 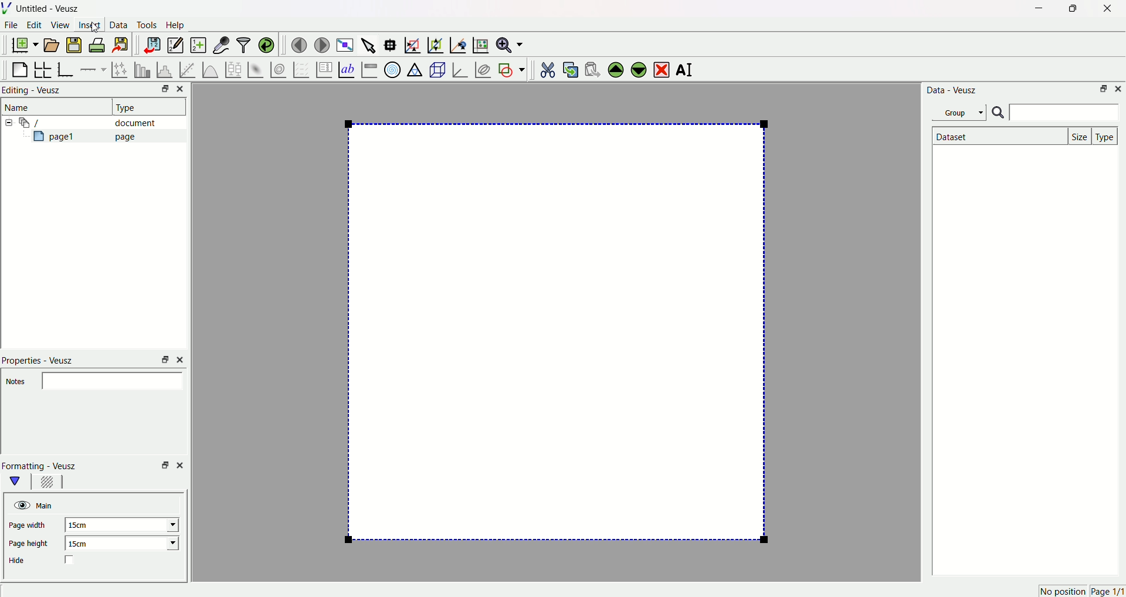 What do you see at coordinates (243, 43) in the screenshot?
I see `filter data` at bounding box center [243, 43].